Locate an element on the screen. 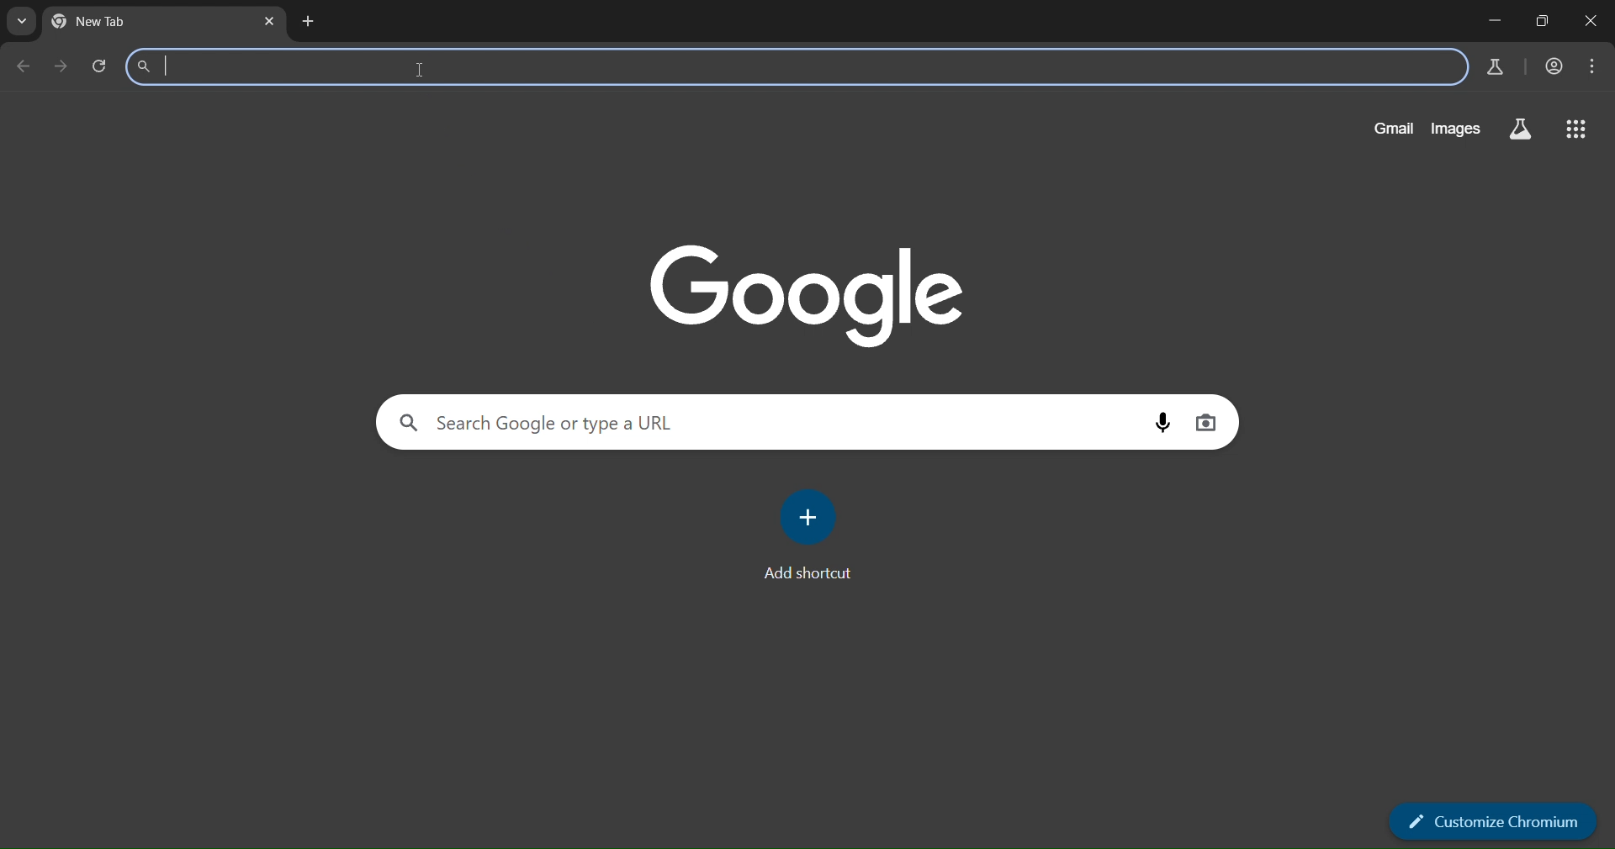 The image size is (1615, 849). close tab is located at coordinates (271, 22).